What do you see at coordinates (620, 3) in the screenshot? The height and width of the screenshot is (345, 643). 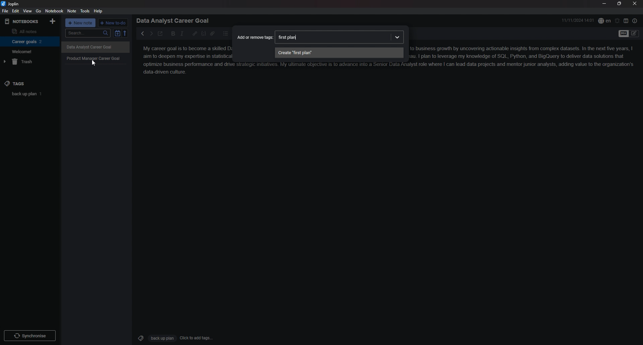 I see `resize` at bounding box center [620, 3].